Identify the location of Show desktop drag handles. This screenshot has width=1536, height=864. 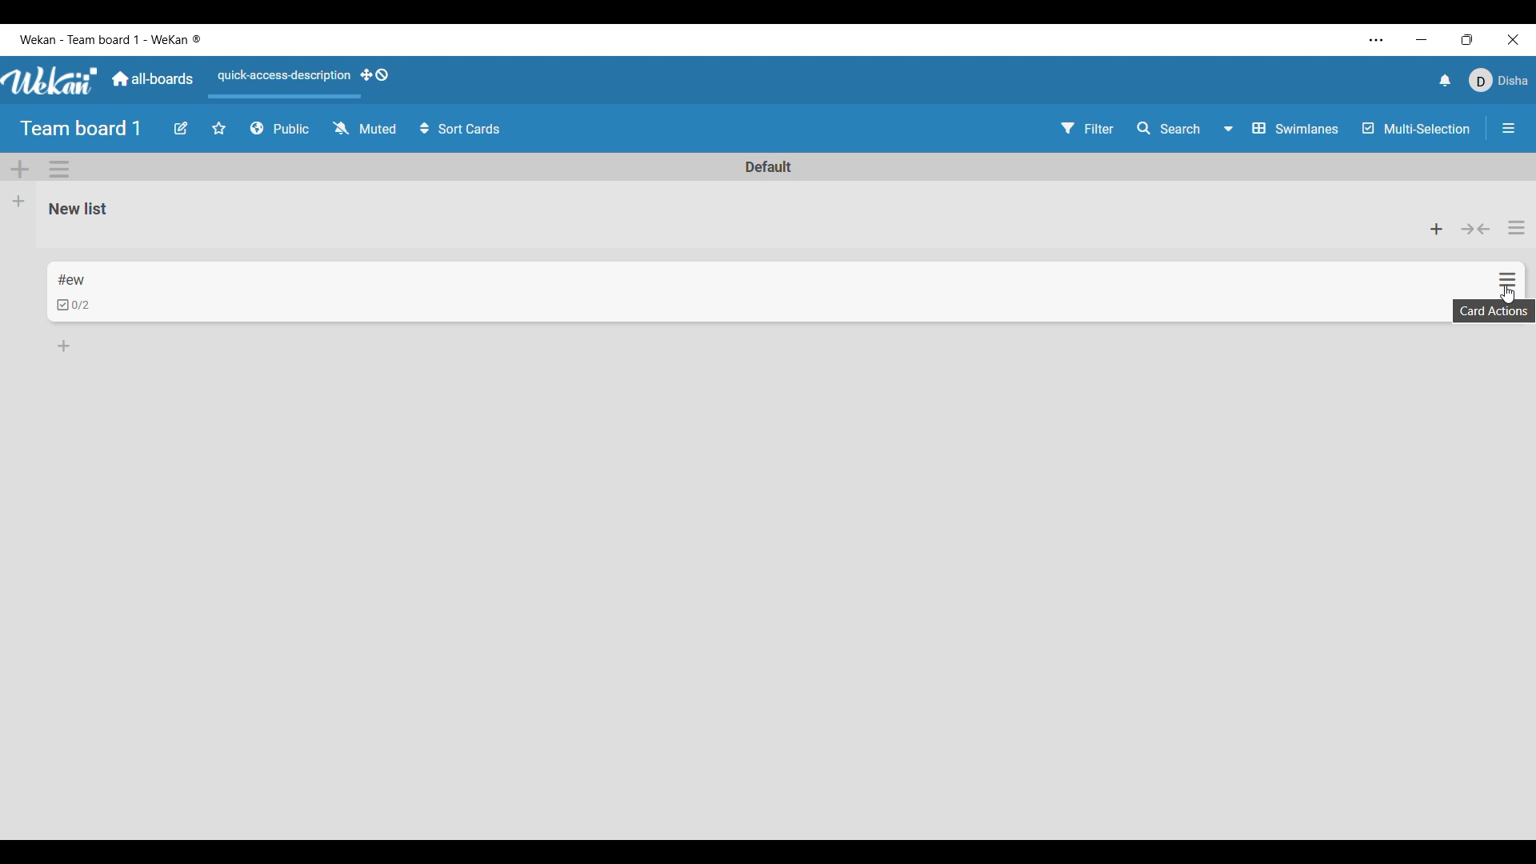
(374, 75).